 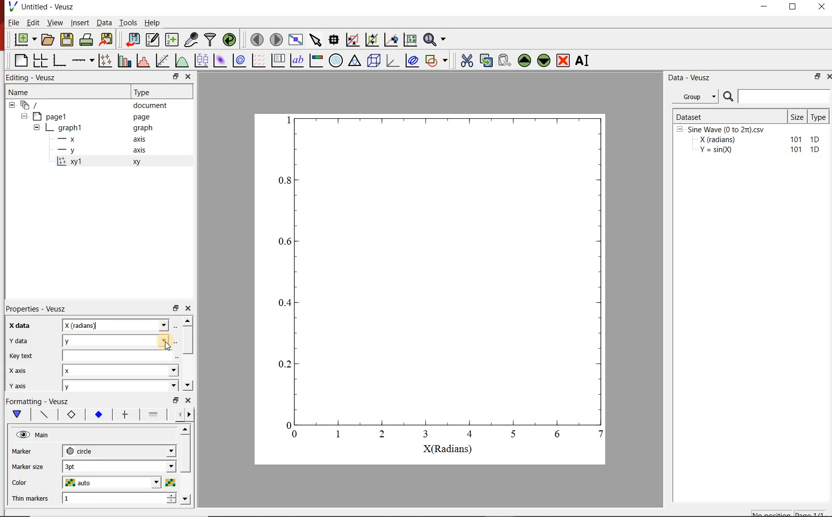 What do you see at coordinates (334, 39) in the screenshot?
I see `read data points` at bounding box center [334, 39].